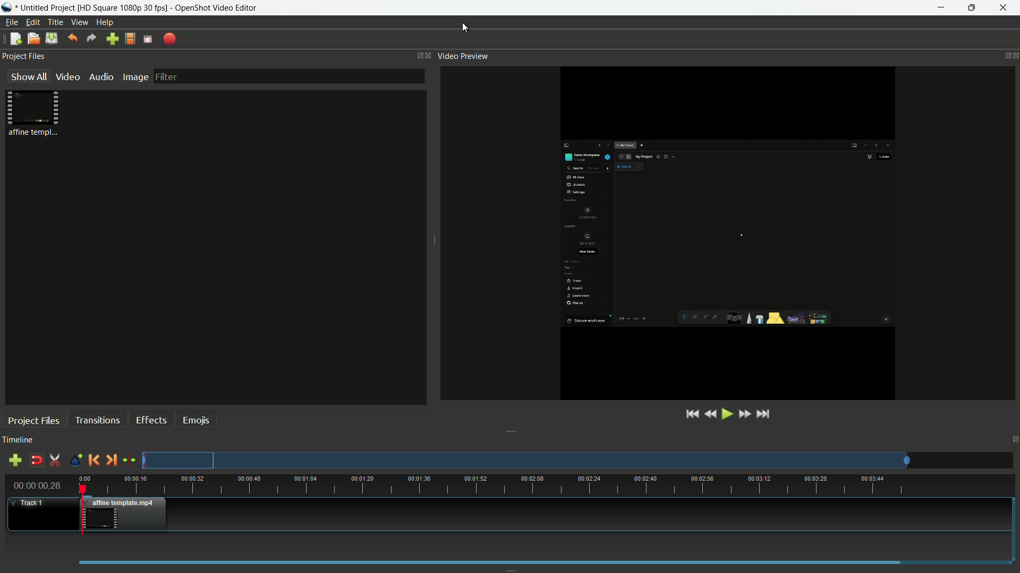  Describe the element at coordinates (34, 420) in the screenshot. I see `project files` at that location.